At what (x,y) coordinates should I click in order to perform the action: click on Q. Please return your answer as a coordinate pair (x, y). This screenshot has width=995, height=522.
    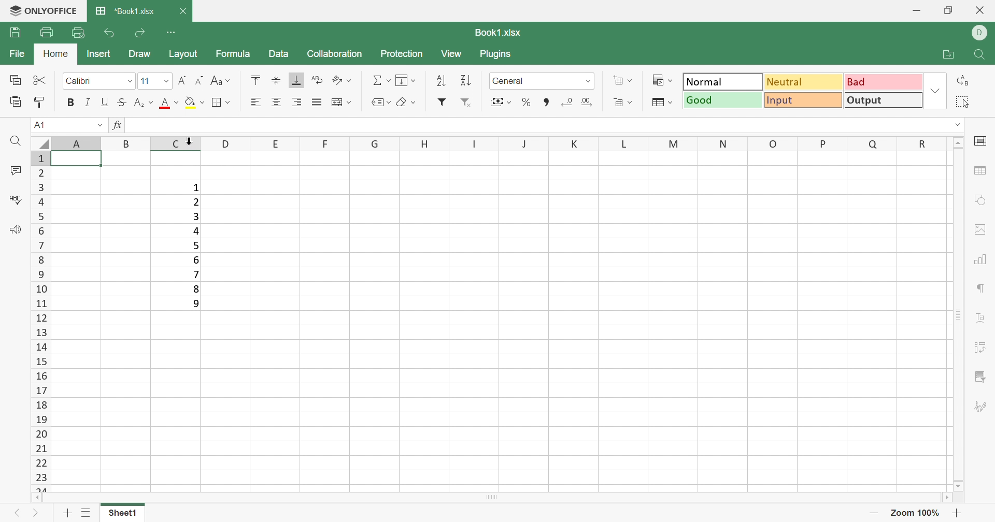
    Looking at the image, I should click on (867, 144).